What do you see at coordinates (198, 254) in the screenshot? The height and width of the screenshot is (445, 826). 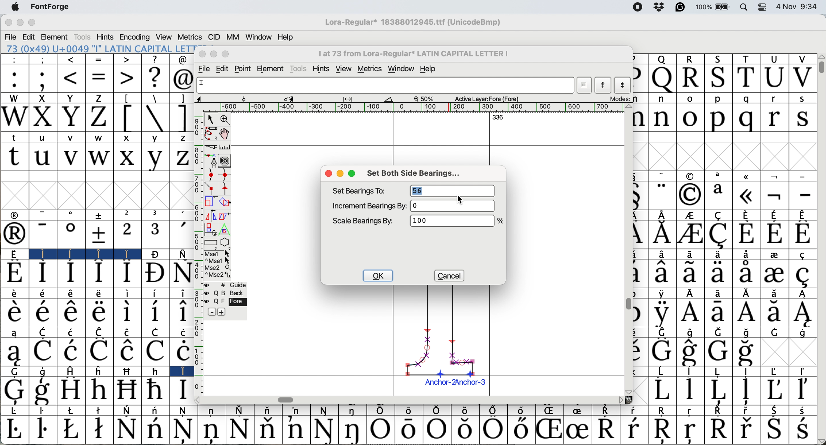 I see `vertical scale` at bounding box center [198, 254].